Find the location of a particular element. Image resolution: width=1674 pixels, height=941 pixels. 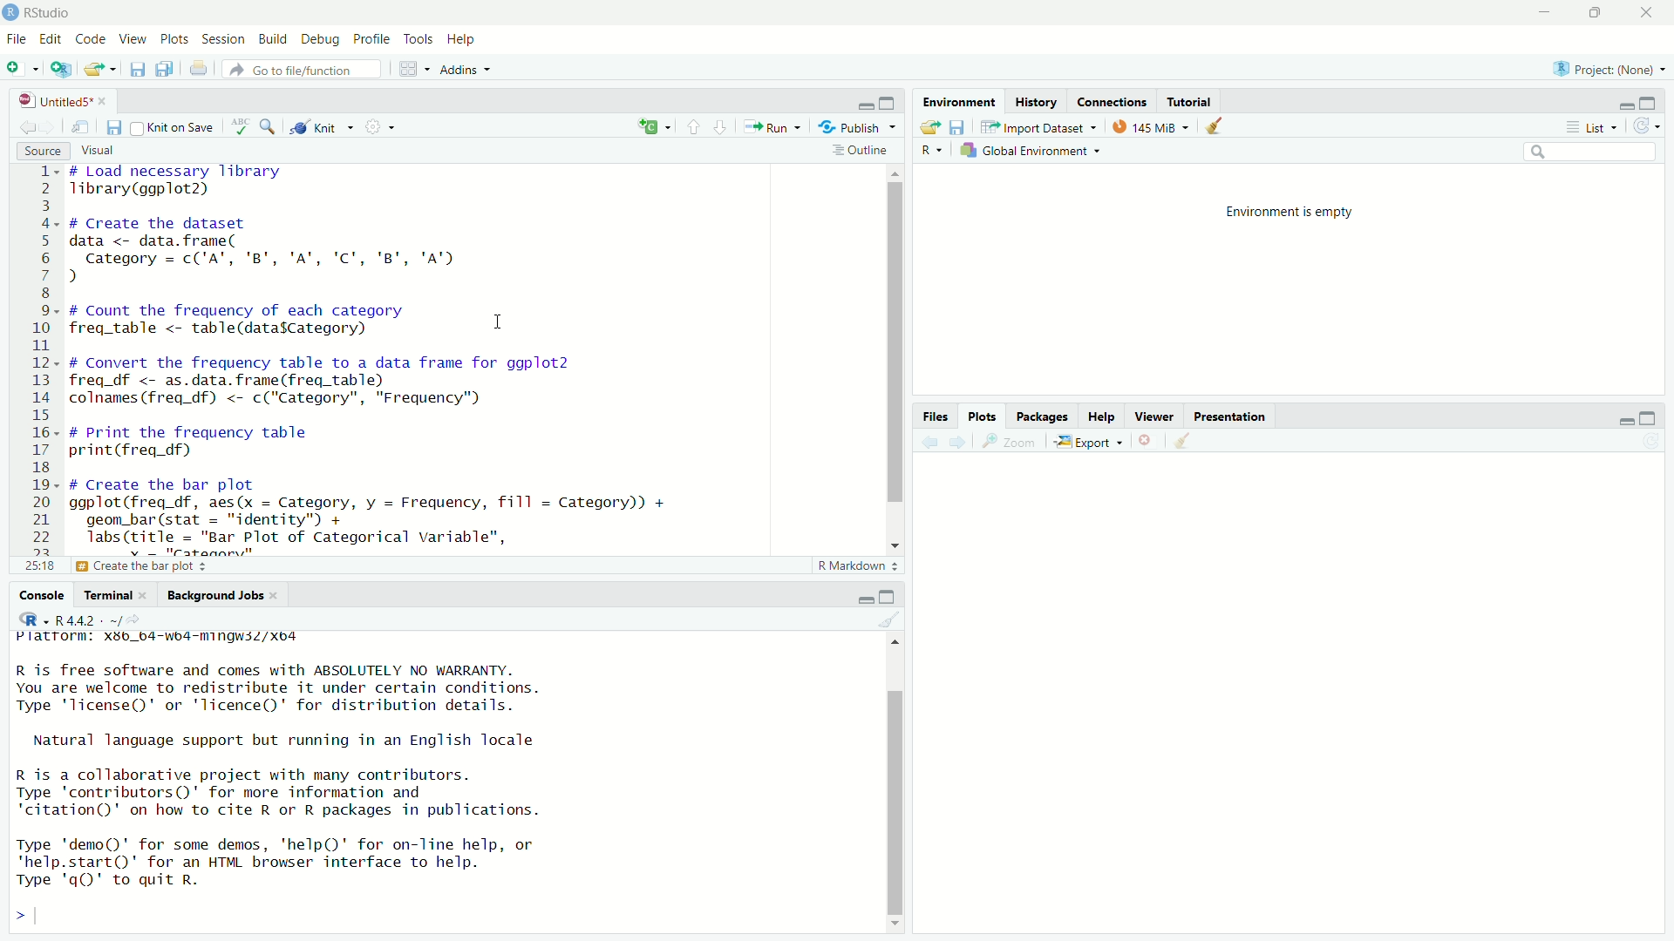

maximize is located at coordinates (1600, 14).